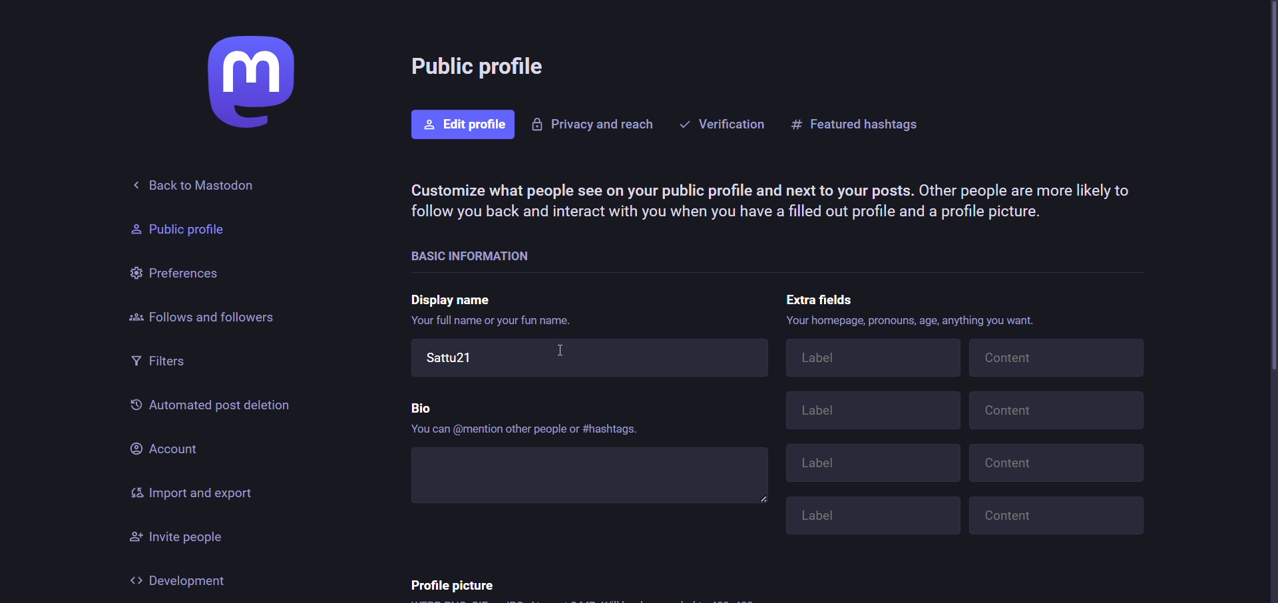  I want to click on Public profile, so click(170, 230).